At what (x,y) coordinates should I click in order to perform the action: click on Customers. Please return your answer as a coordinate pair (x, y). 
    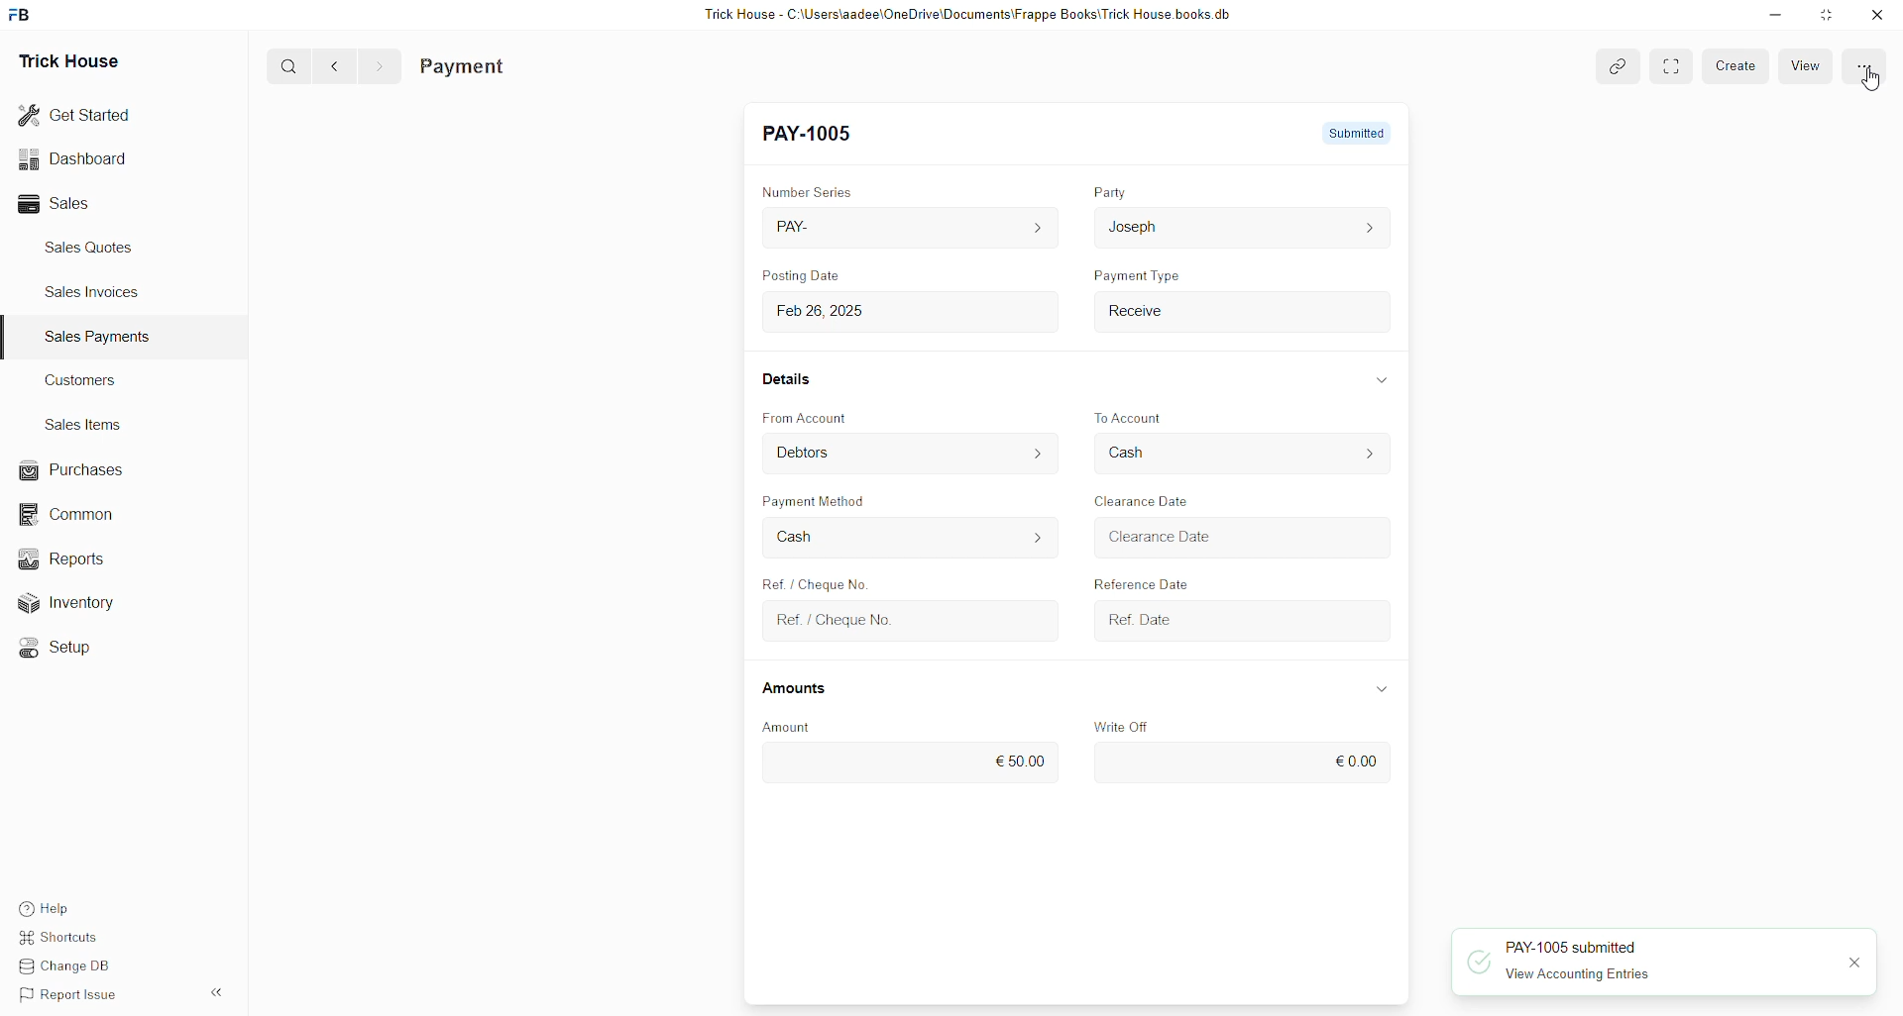
    Looking at the image, I should click on (86, 379).